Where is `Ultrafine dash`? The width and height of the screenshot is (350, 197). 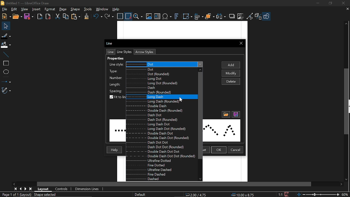 Ultrafine dash is located at coordinates (162, 170).